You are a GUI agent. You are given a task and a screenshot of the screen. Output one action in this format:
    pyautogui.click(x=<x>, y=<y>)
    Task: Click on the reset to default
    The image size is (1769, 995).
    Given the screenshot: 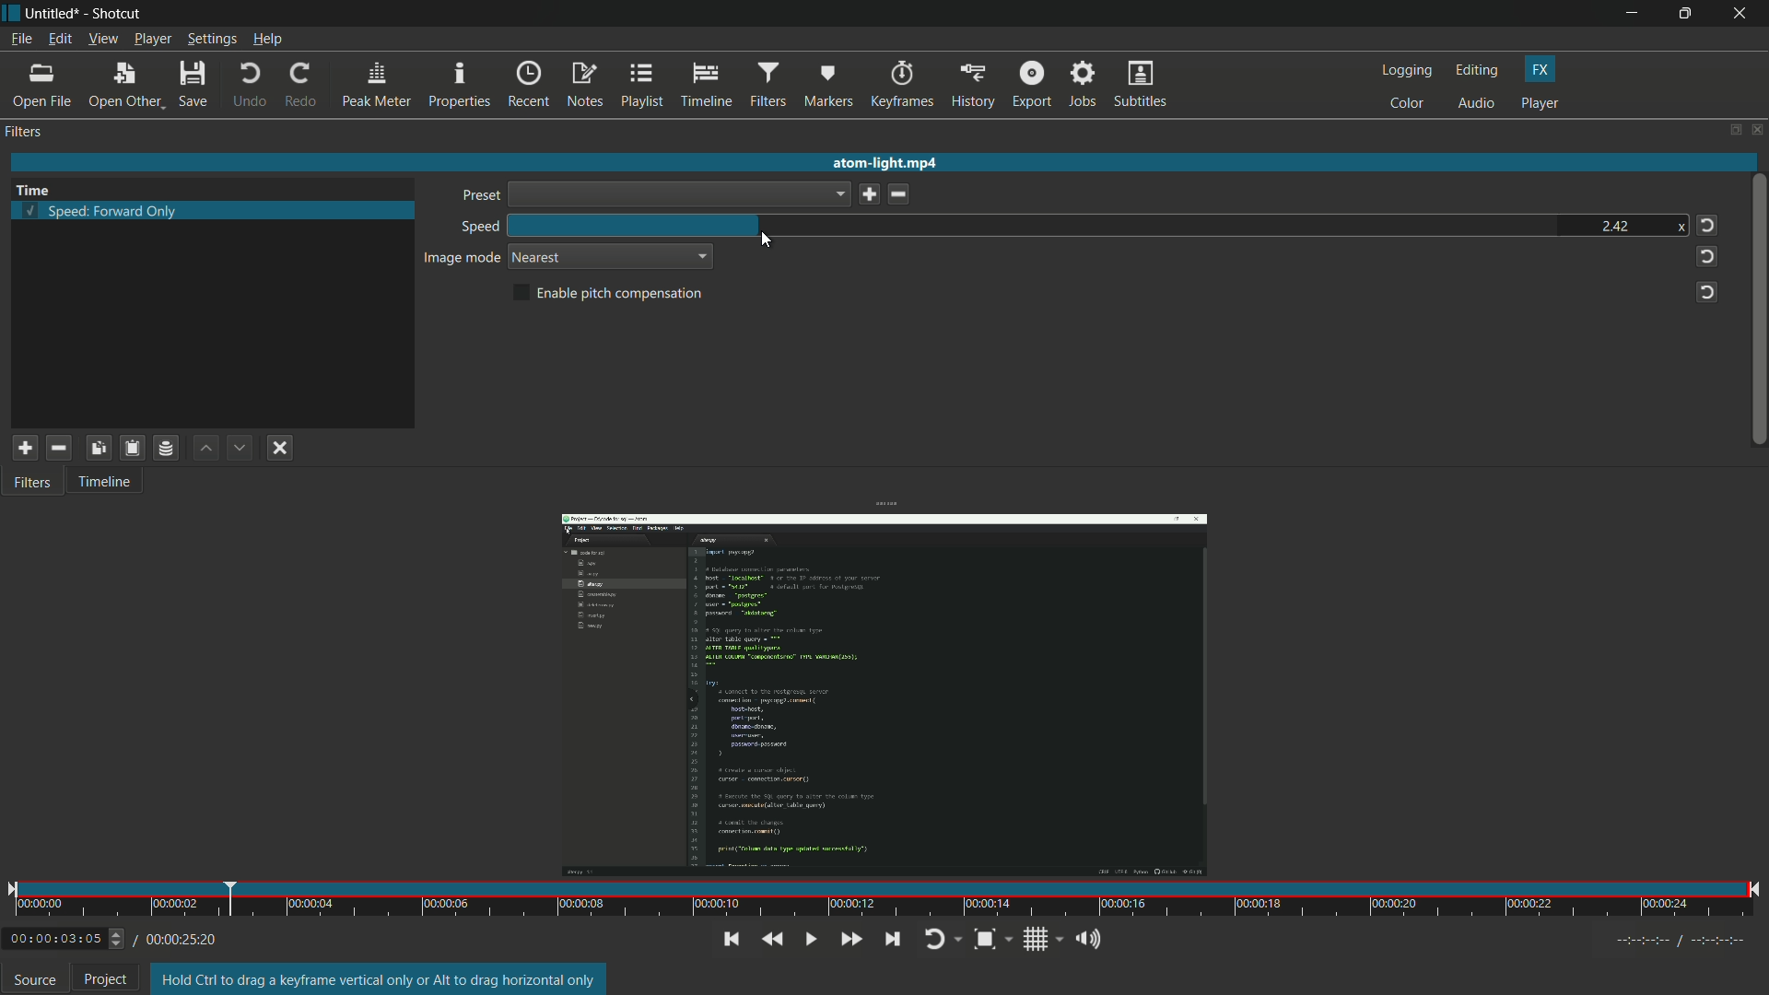 What is the action you would take?
    pyautogui.click(x=1705, y=255)
    